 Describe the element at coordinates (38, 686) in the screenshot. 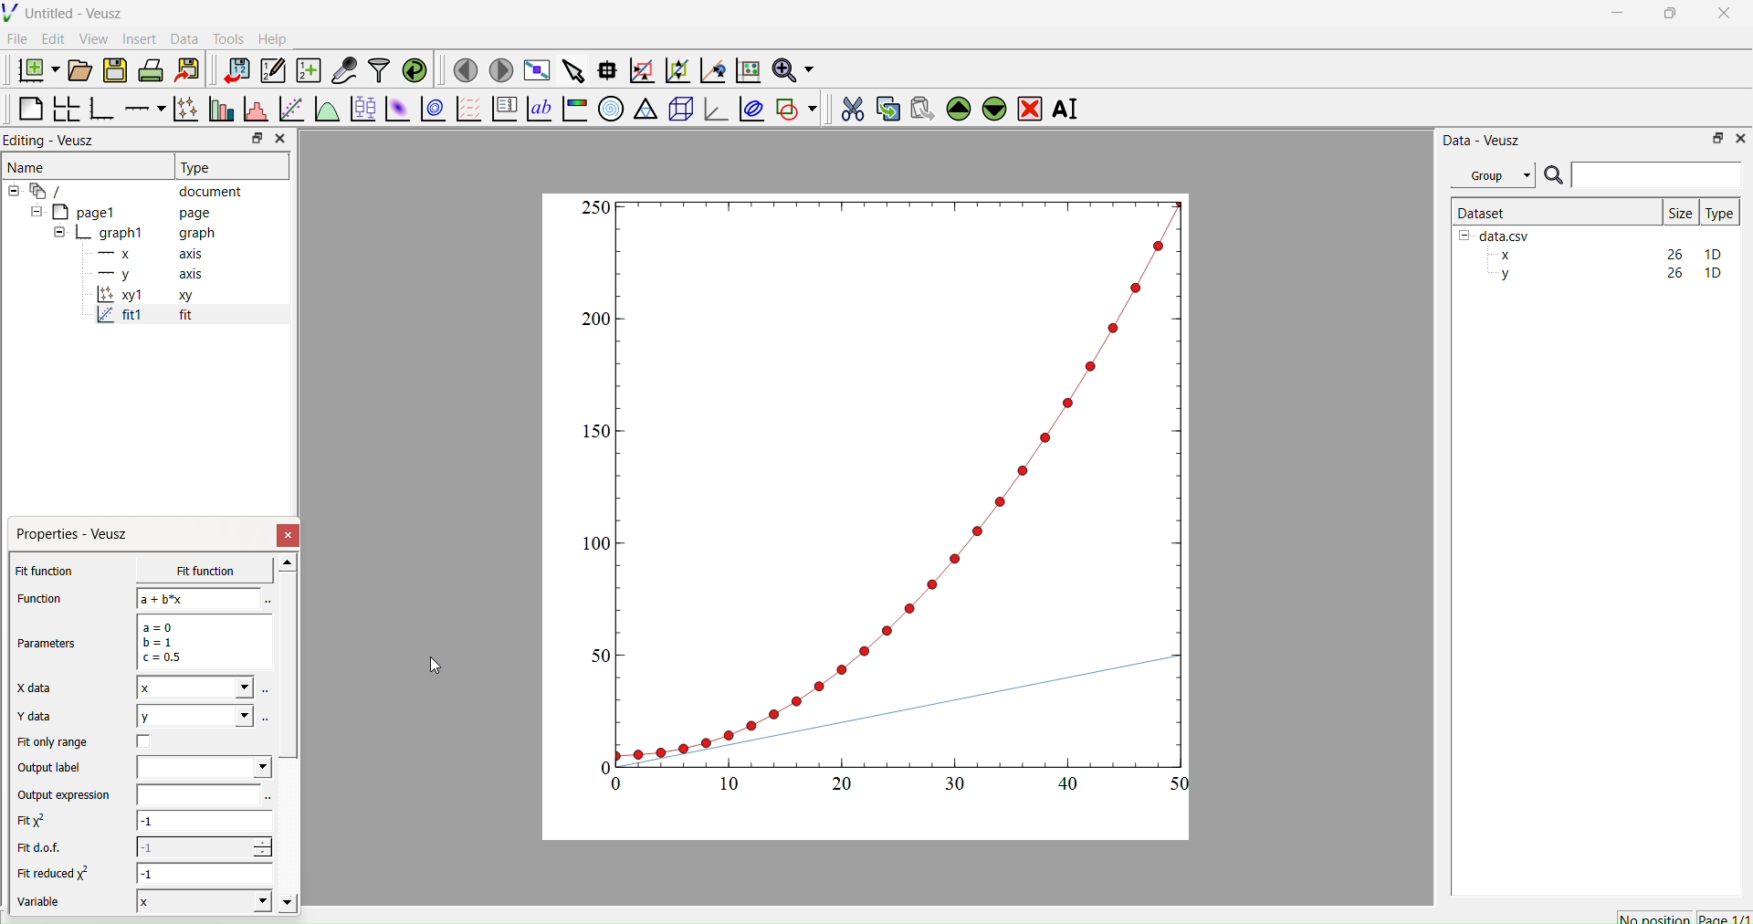

I see `X data` at that location.